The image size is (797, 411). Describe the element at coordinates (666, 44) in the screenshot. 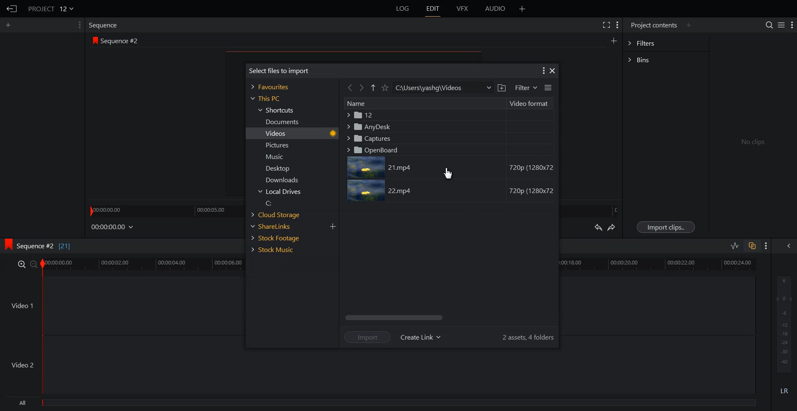

I see `Filters` at that location.